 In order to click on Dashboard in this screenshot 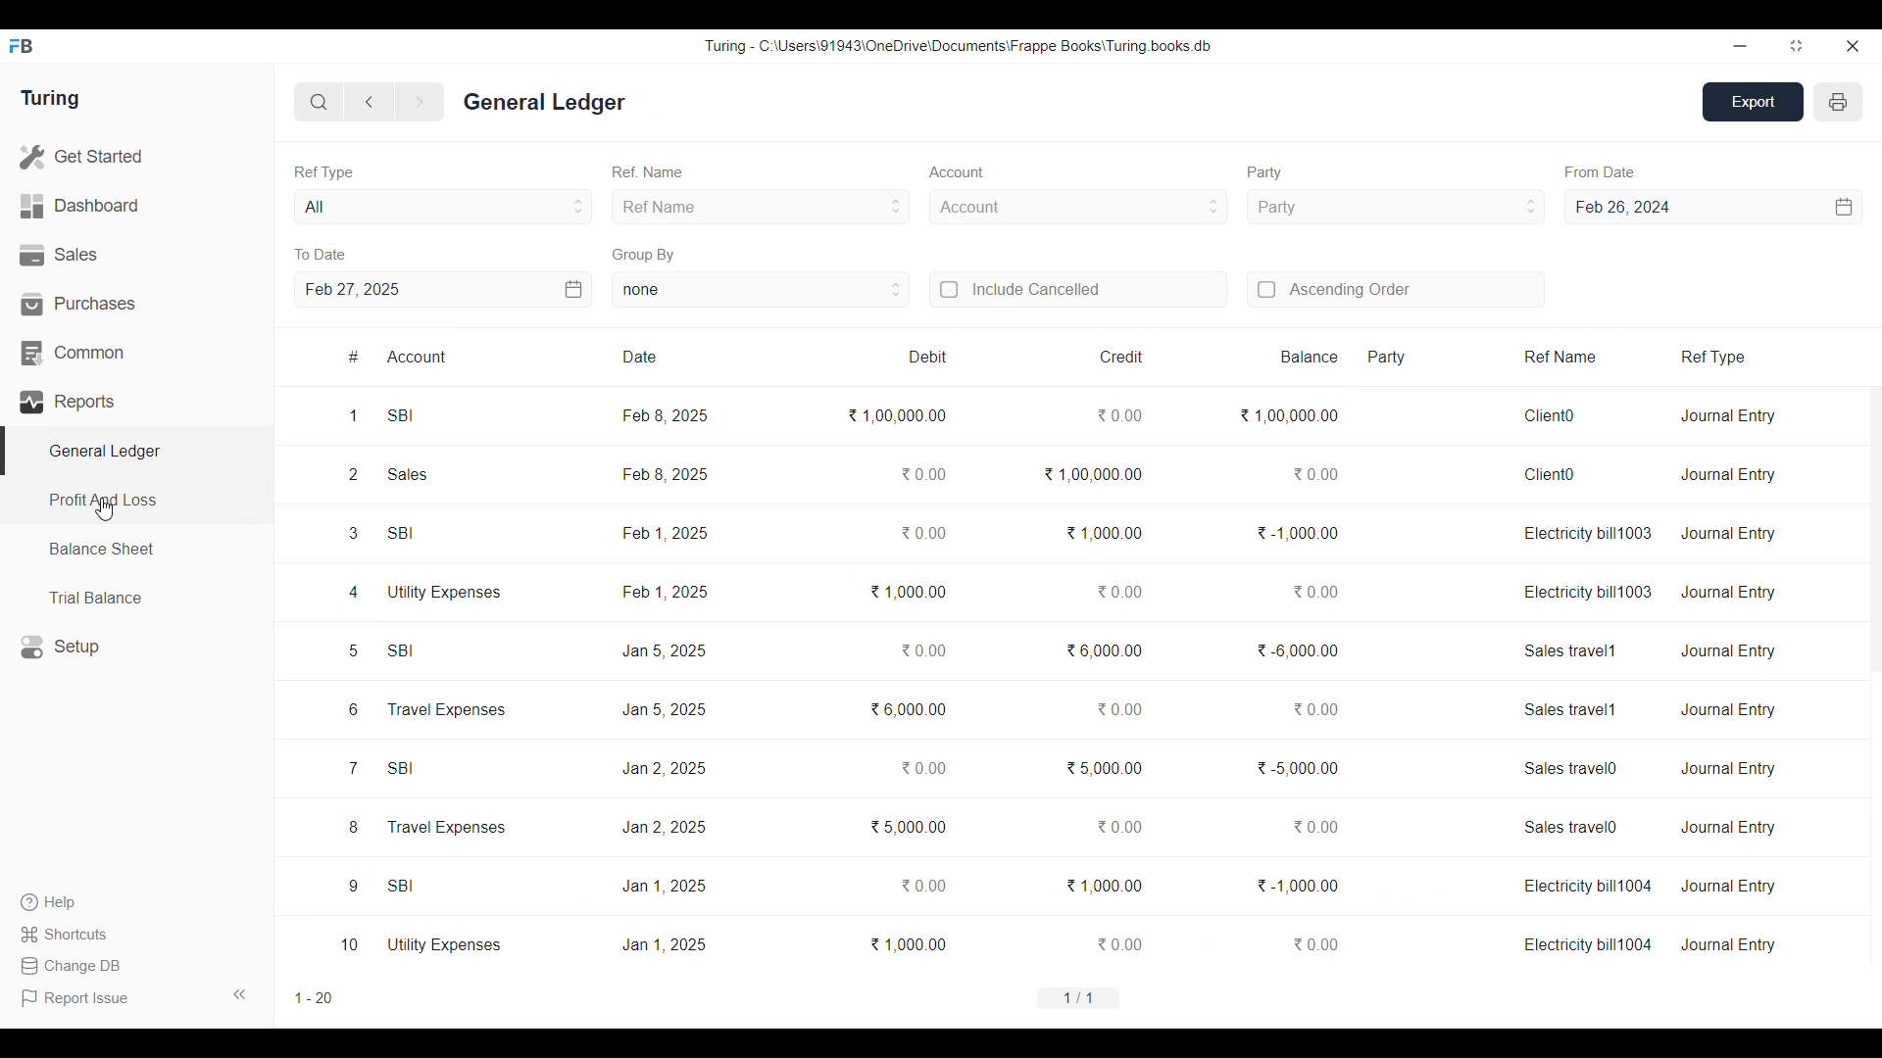, I will do `click(136, 207)`.